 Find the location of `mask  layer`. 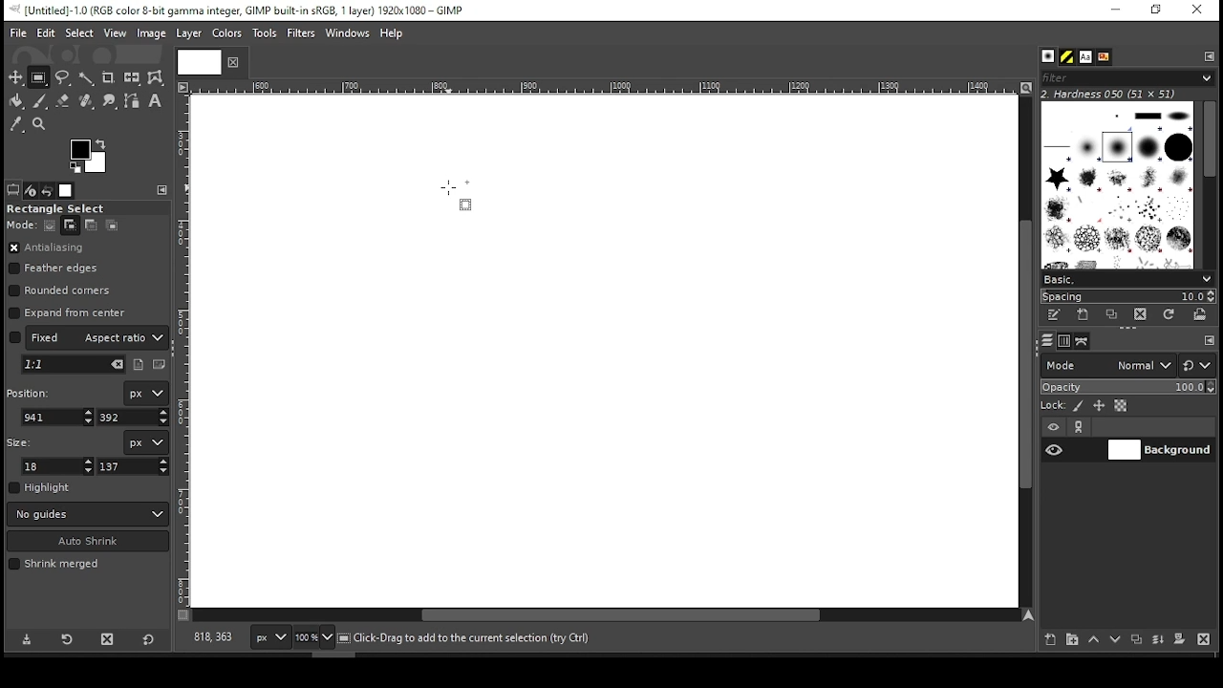

mask  layer is located at coordinates (1179, 640).